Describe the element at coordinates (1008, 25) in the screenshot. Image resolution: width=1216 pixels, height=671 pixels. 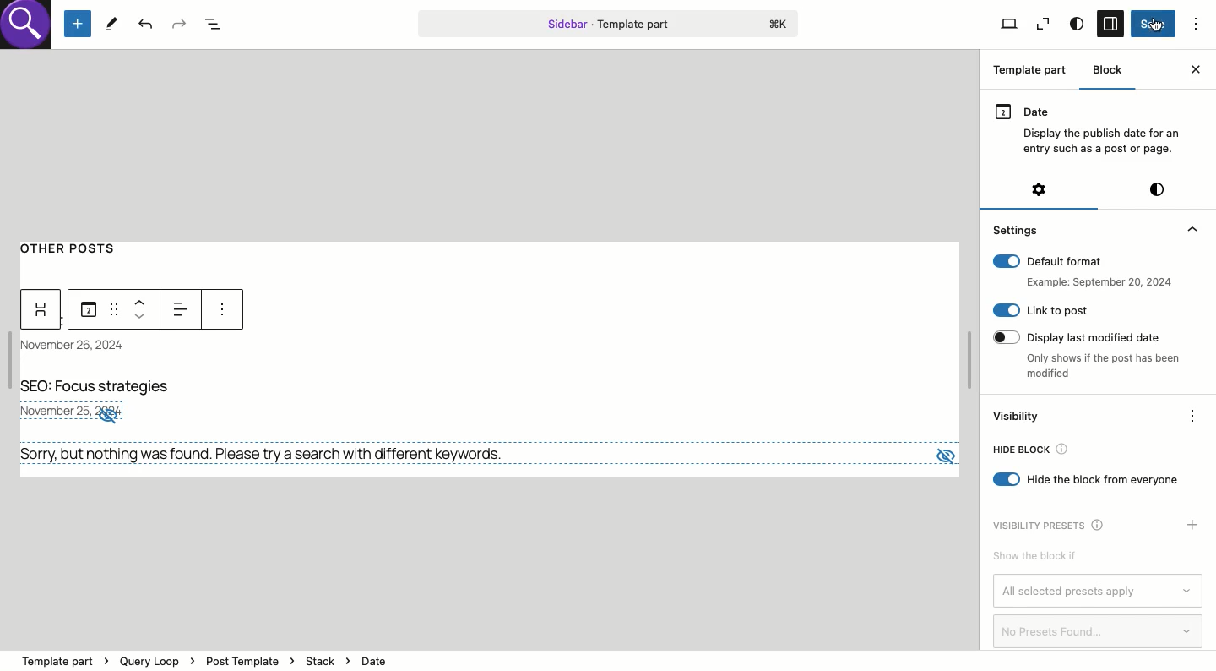
I see `View` at that location.